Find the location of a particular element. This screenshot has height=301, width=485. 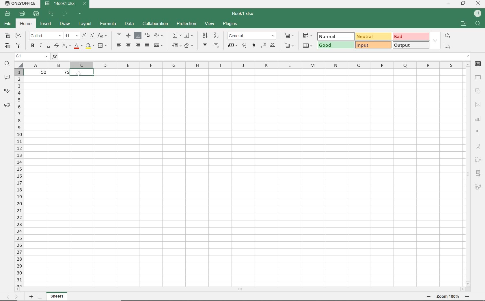

collaboration is located at coordinates (155, 24).